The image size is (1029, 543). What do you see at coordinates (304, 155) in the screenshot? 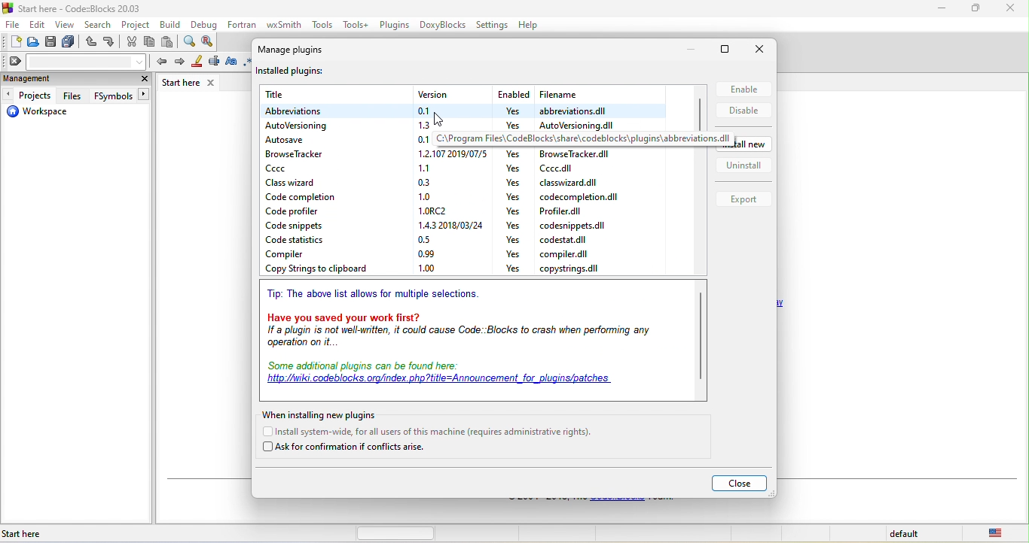
I see `browse tracker` at bounding box center [304, 155].